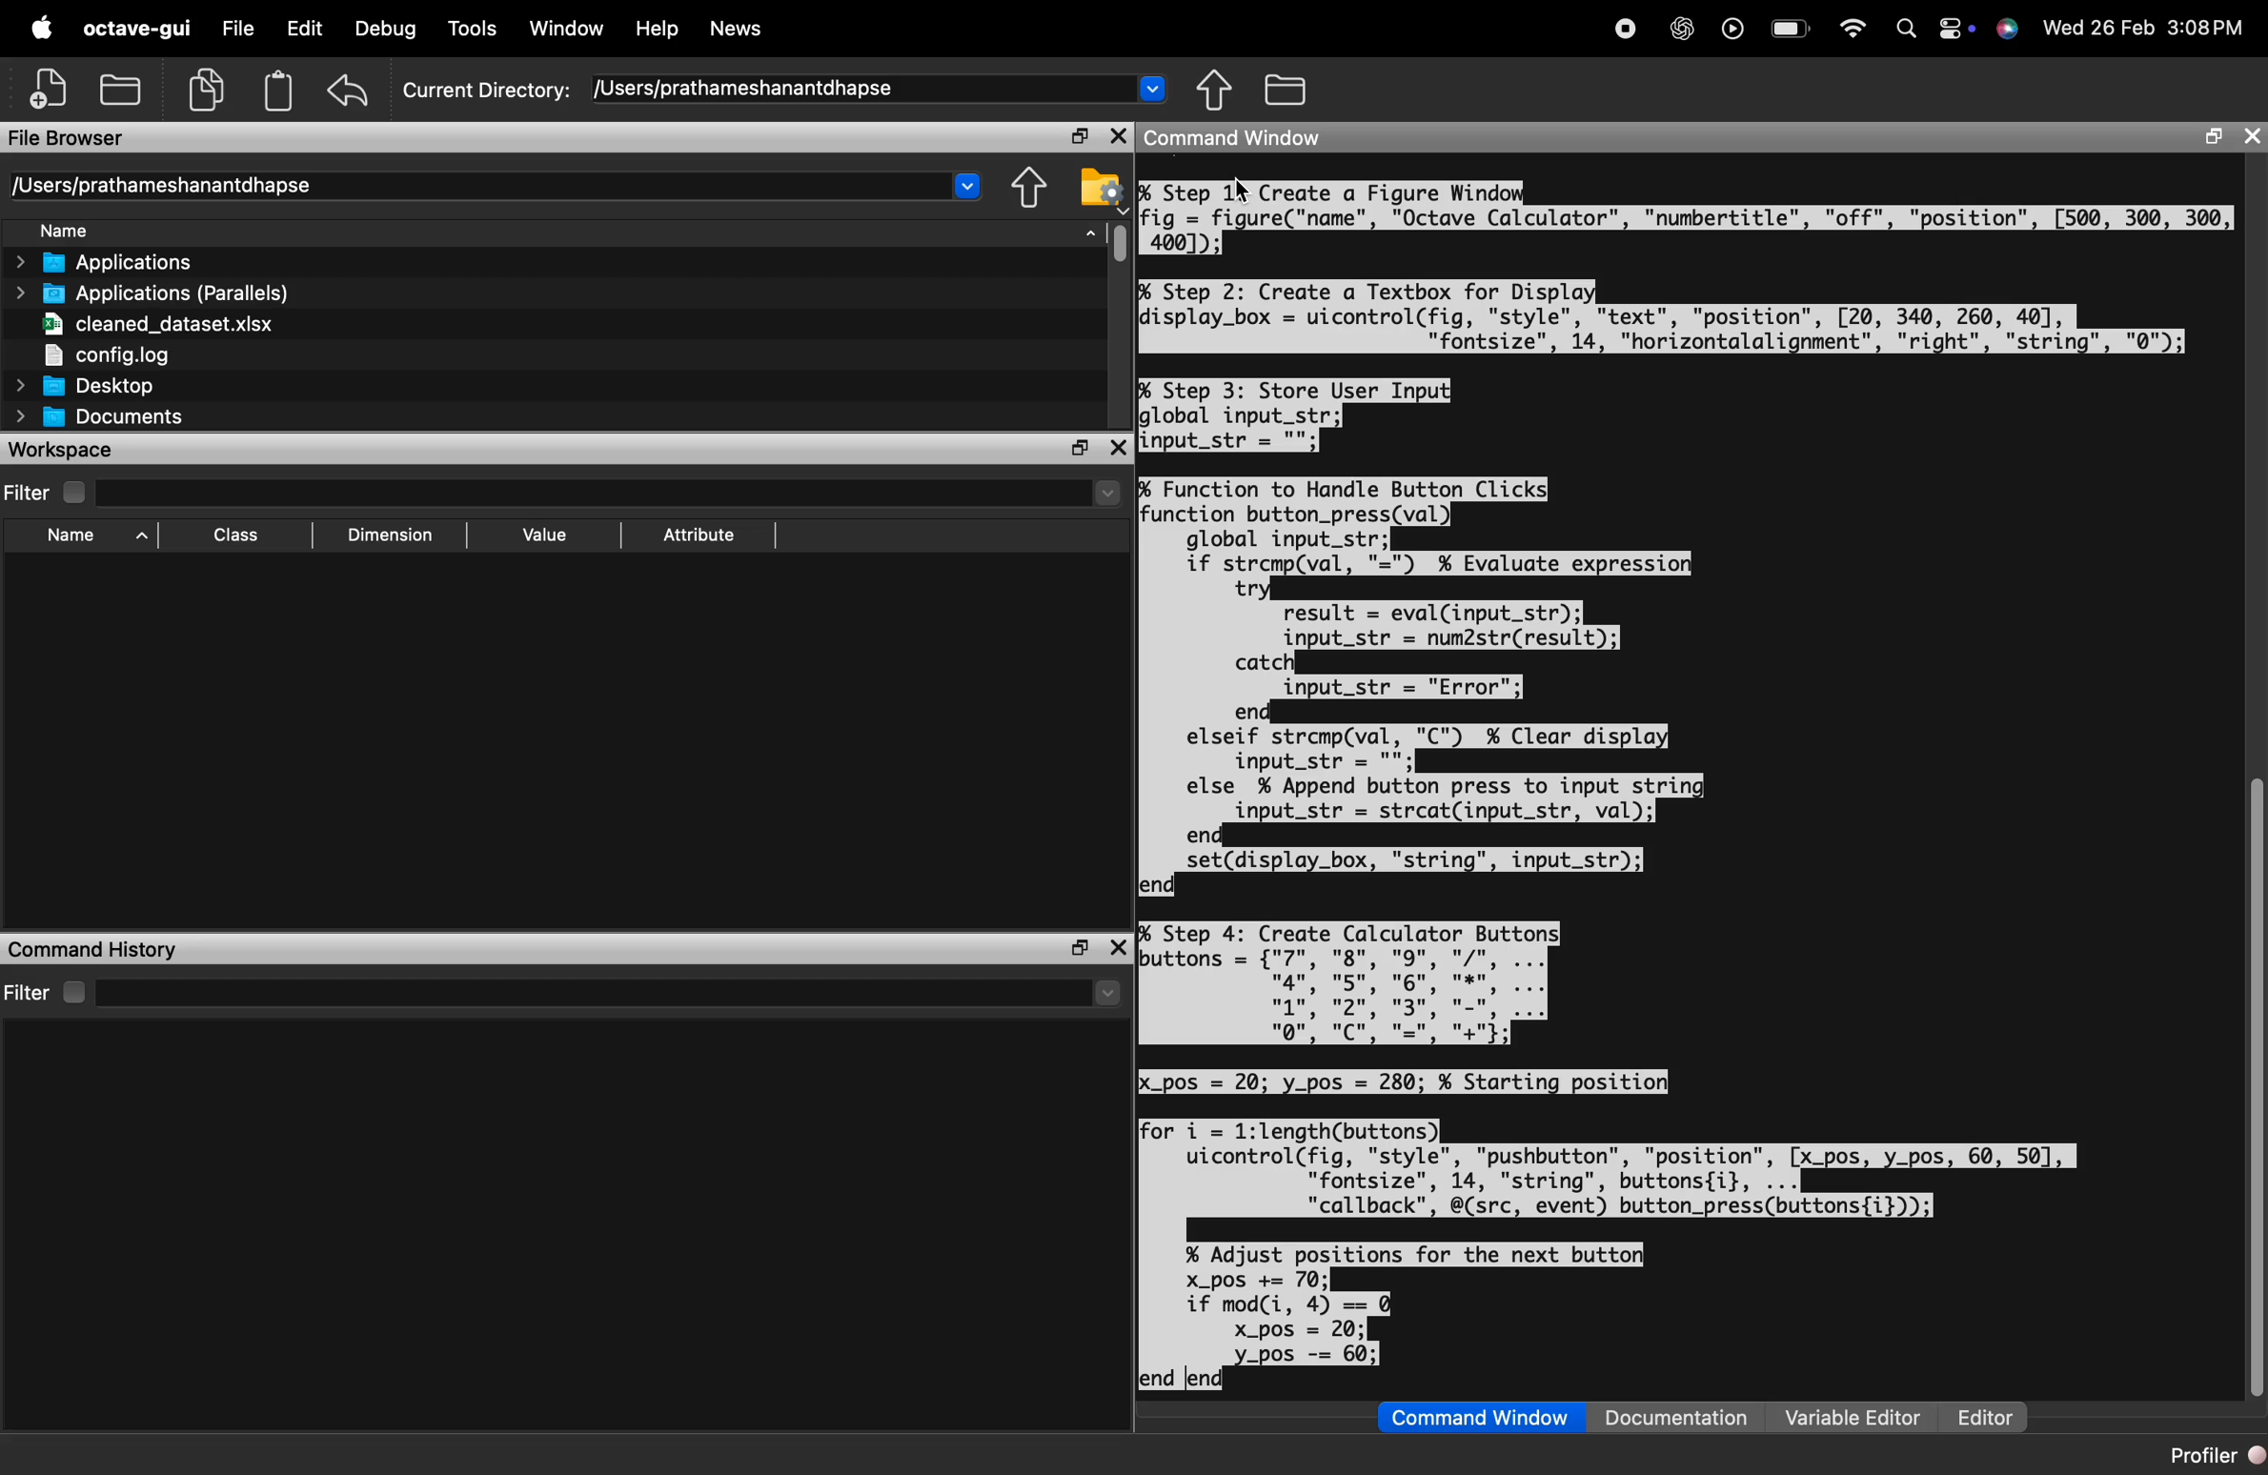  I want to click on Documents, so click(95, 417).